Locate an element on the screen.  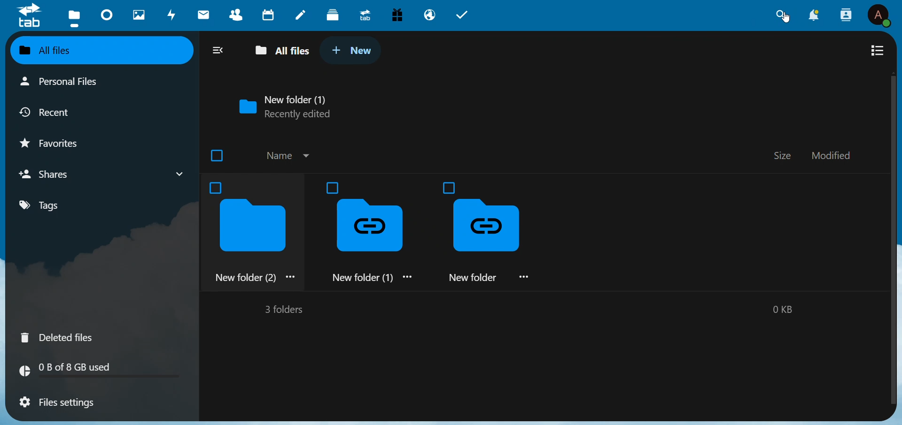
0 kb is located at coordinates (782, 308).